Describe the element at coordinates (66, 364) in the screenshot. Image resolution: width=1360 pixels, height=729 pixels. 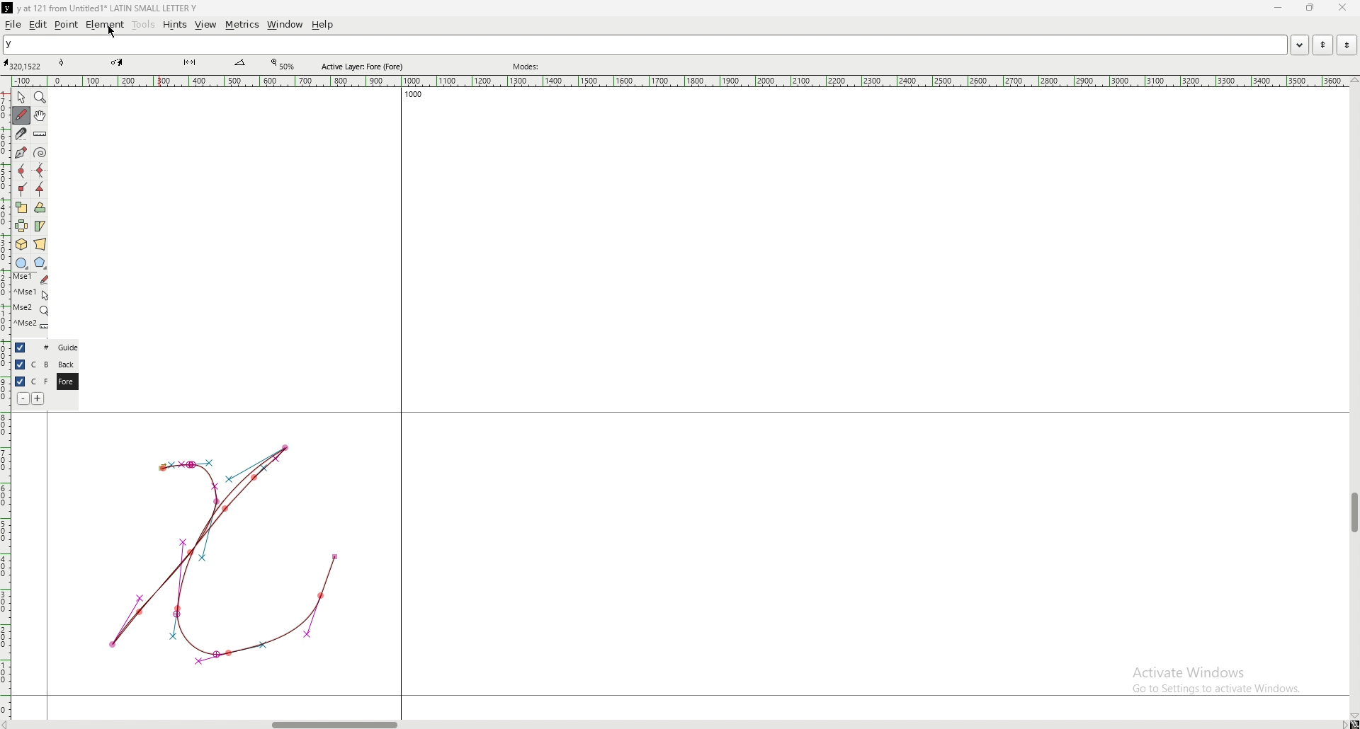
I see `back` at that location.